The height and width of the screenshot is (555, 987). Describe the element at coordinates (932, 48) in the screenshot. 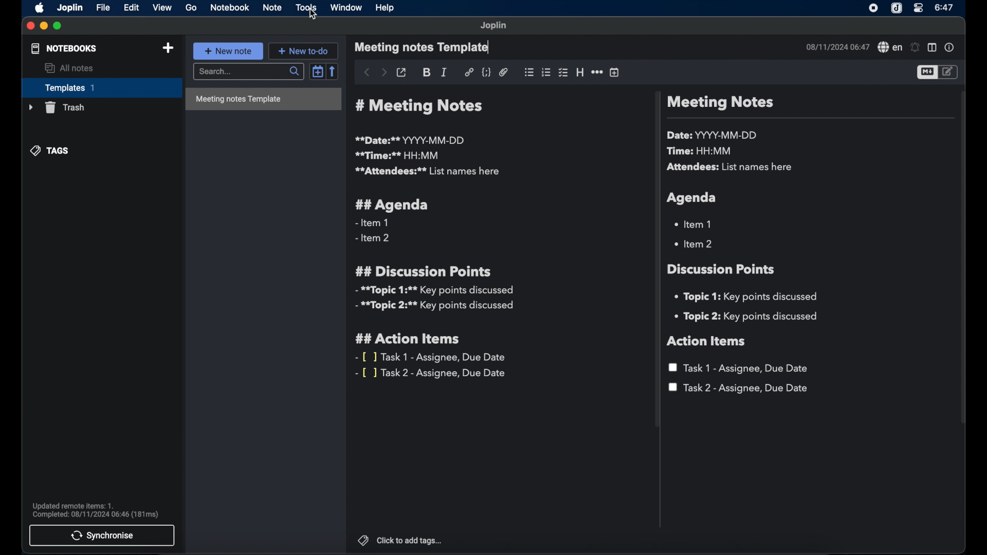

I see `toggle editor layout` at that location.